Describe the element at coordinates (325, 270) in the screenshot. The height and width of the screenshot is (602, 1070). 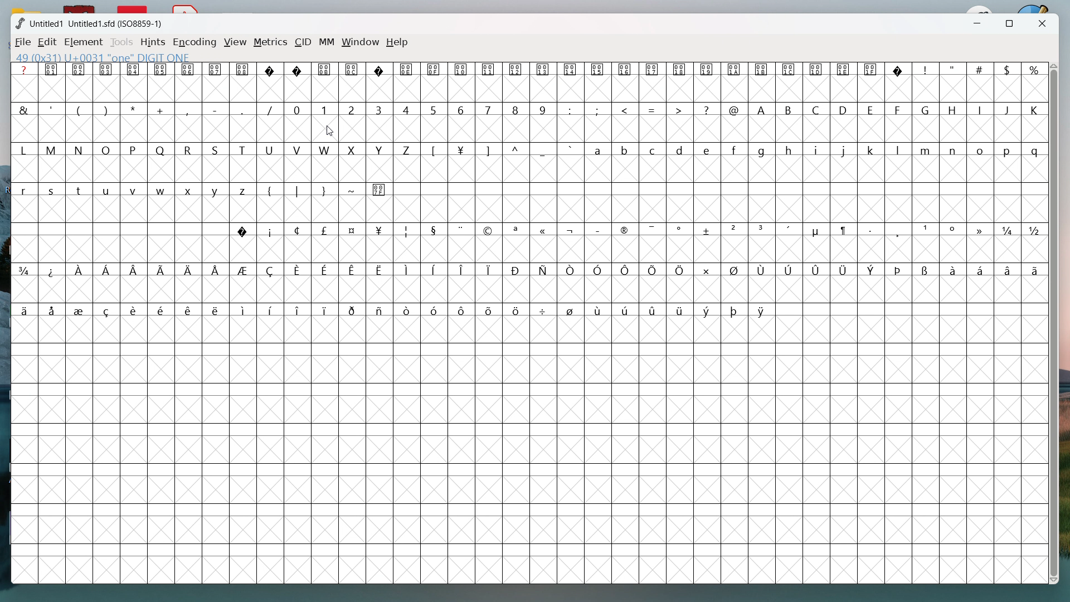
I see `symbol` at that location.